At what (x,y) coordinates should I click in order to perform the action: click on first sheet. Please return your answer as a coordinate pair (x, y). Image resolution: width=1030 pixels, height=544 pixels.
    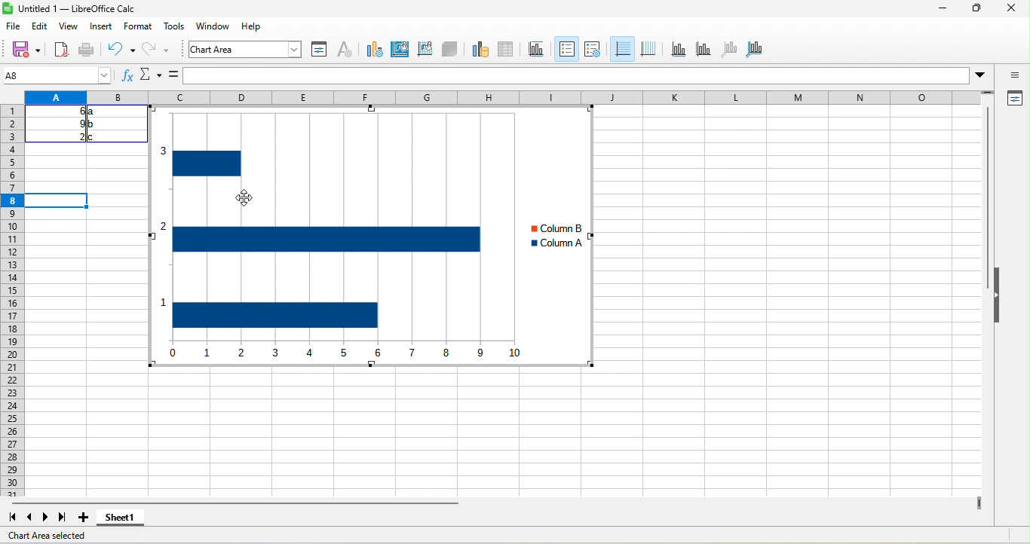
    Looking at the image, I should click on (12, 518).